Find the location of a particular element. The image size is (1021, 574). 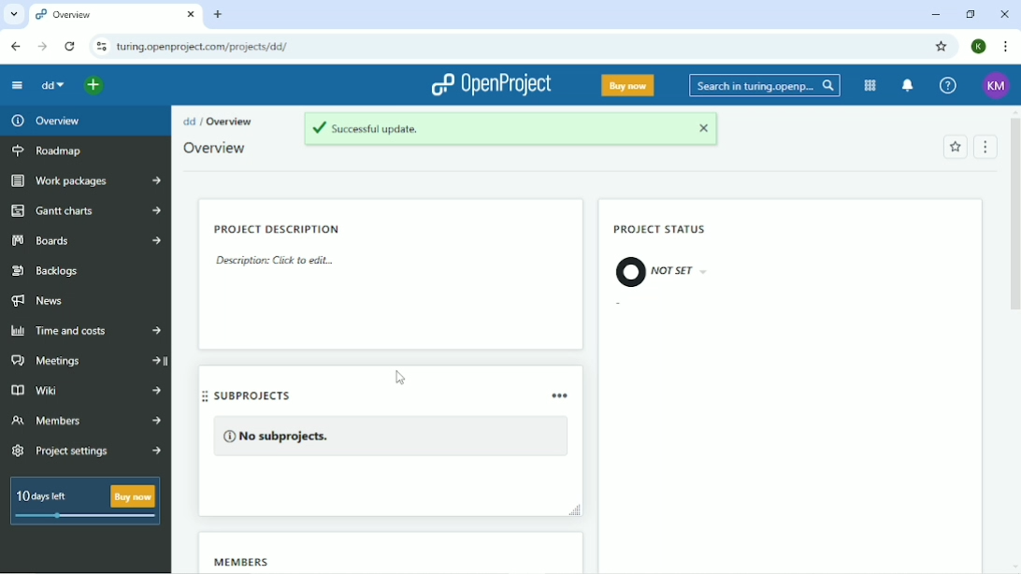

dd is located at coordinates (189, 122).